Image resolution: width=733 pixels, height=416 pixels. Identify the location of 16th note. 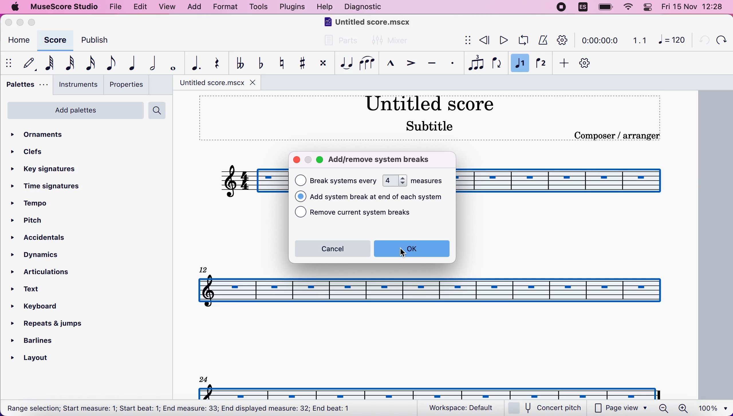
(89, 64).